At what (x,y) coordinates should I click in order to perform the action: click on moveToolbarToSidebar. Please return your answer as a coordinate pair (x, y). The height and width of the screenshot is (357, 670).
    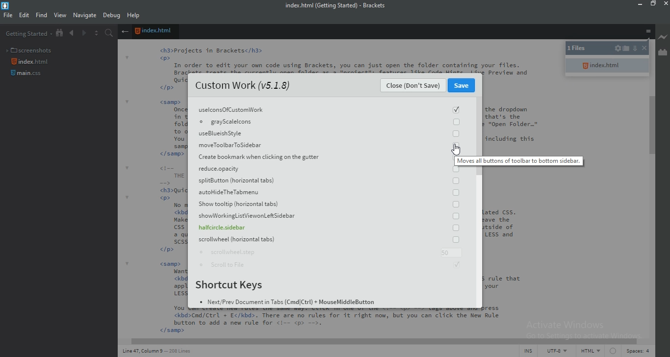
    Looking at the image, I should click on (329, 145).